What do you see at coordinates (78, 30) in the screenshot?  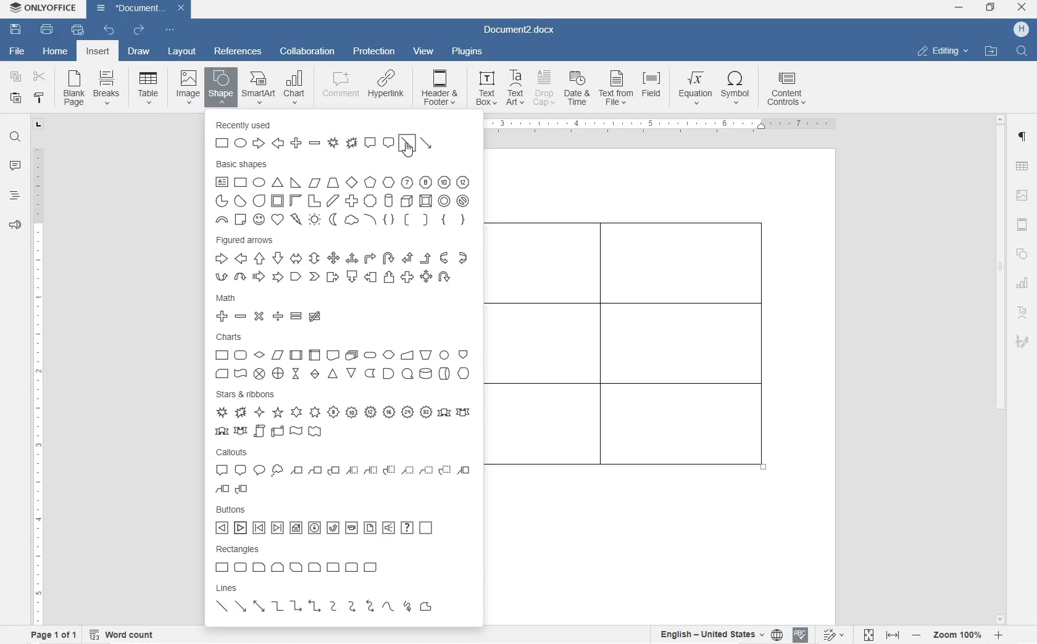 I see `quick print` at bounding box center [78, 30].